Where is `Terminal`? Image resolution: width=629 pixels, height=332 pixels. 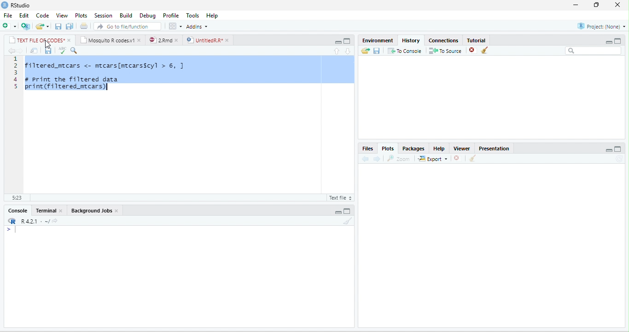 Terminal is located at coordinates (45, 210).